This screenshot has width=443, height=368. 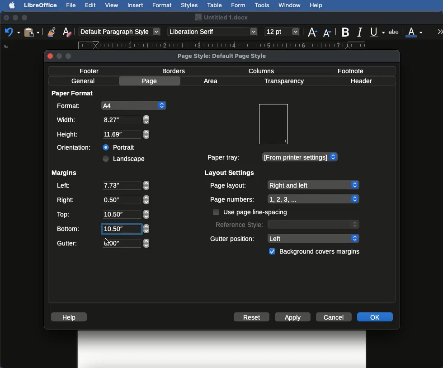 What do you see at coordinates (52, 32) in the screenshot?
I see `Clone formatting` at bounding box center [52, 32].